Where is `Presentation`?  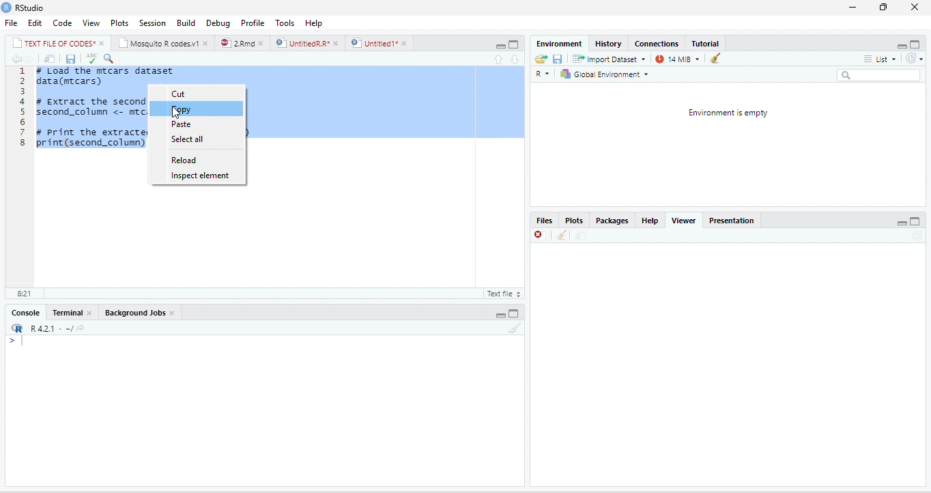 Presentation is located at coordinates (735, 221).